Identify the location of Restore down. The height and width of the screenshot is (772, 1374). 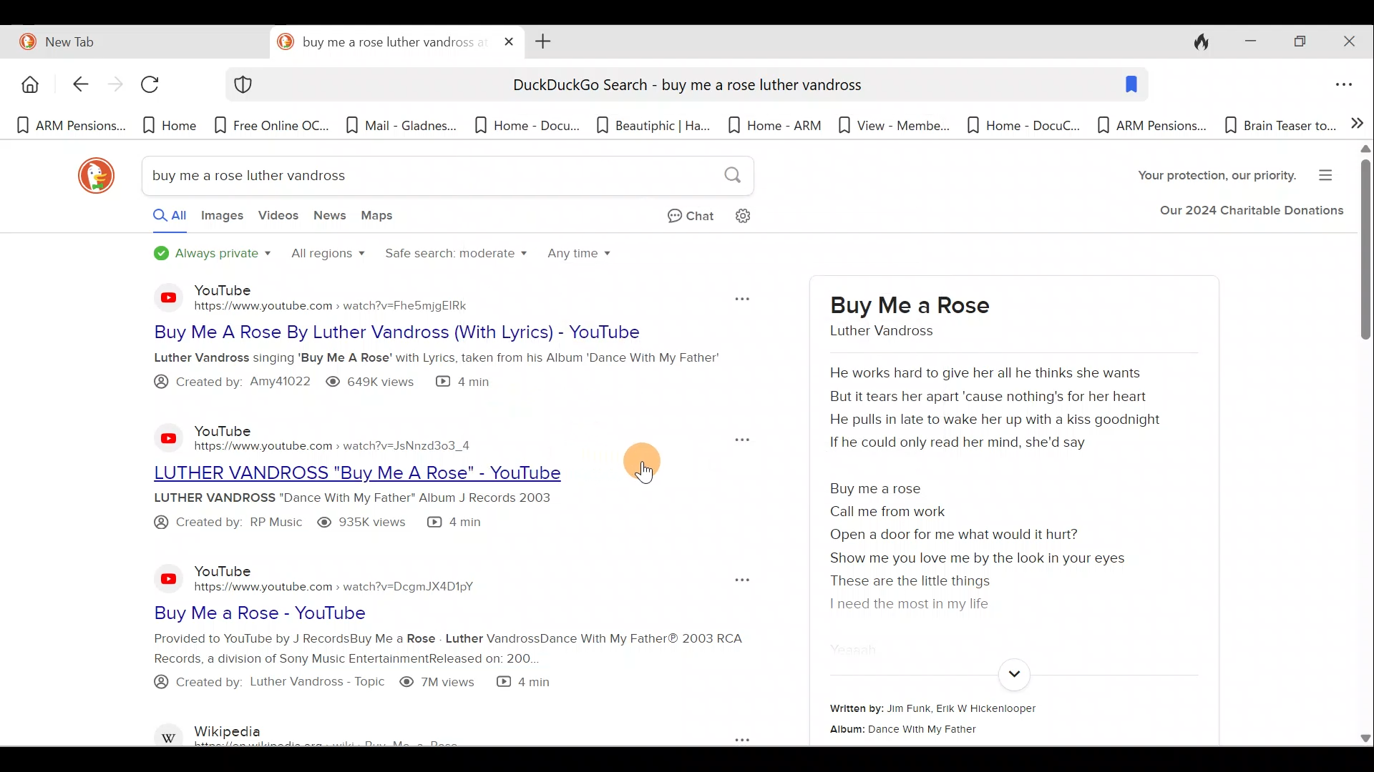
(1299, 43).